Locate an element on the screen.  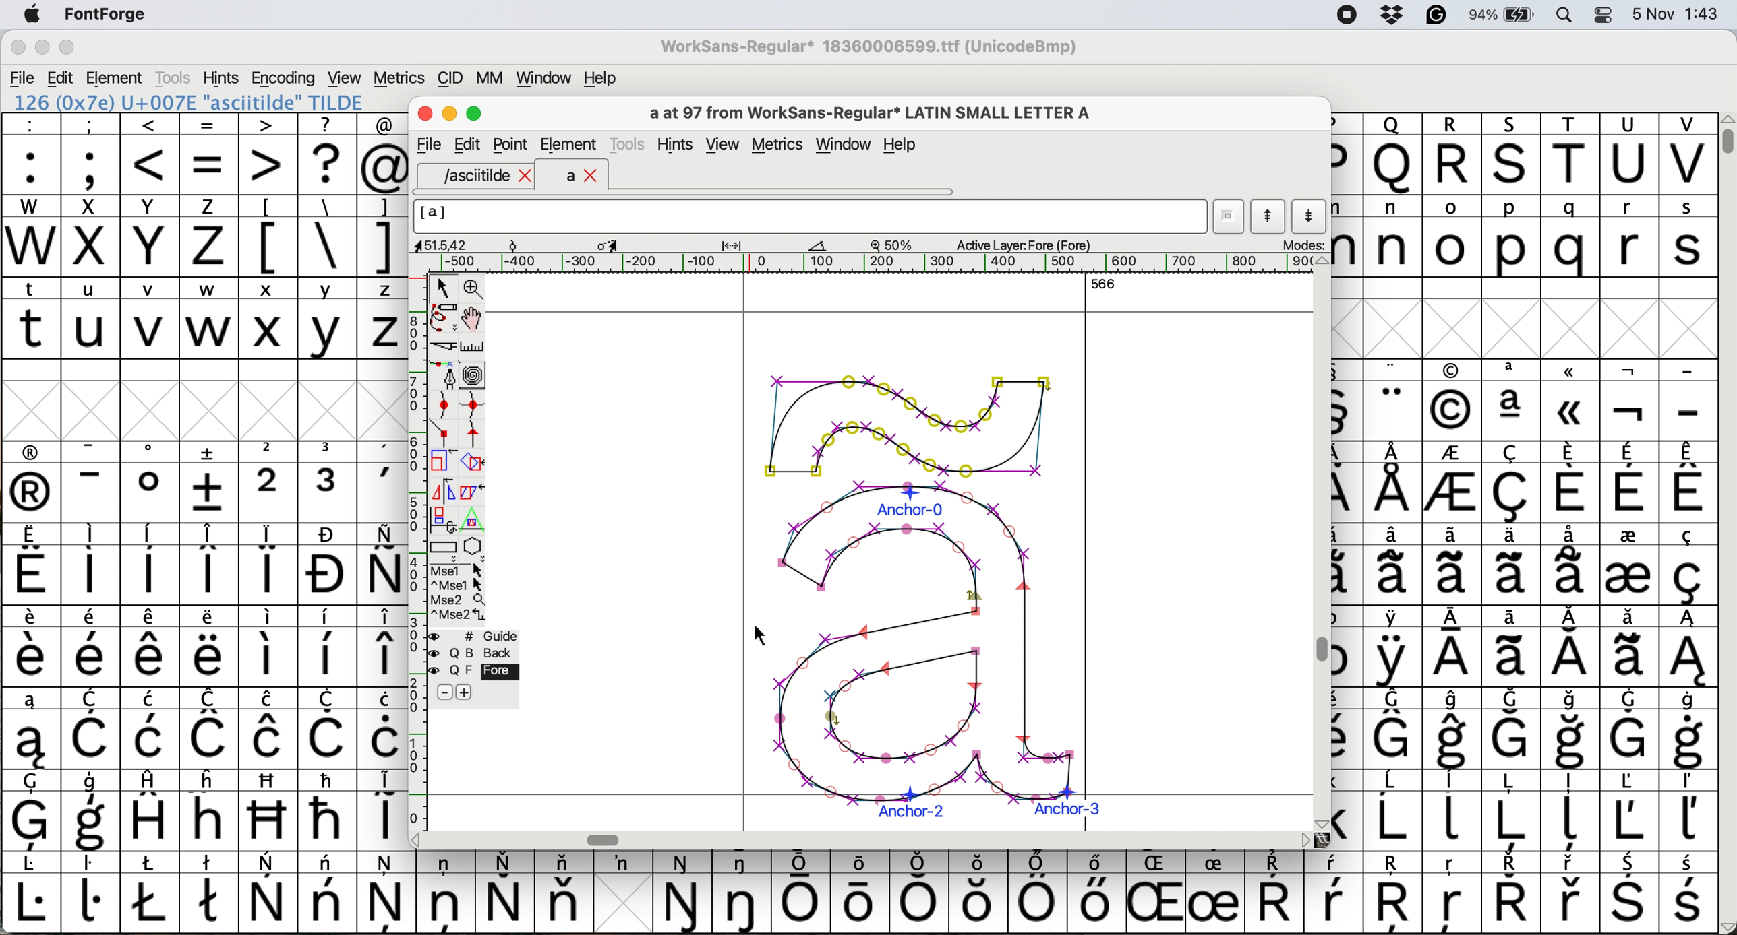
more options is located at coordinates (459, 591).